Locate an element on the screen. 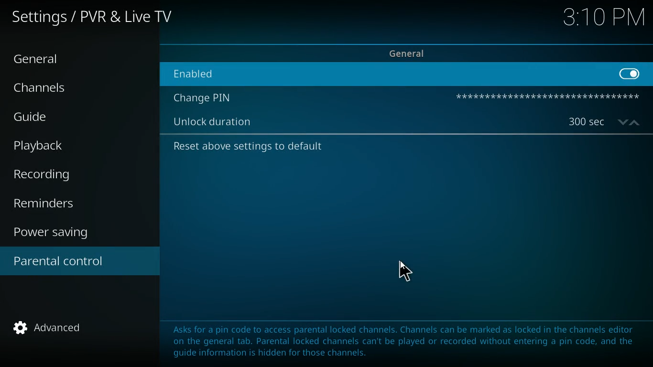  guide is located at coordinates (59, 118).